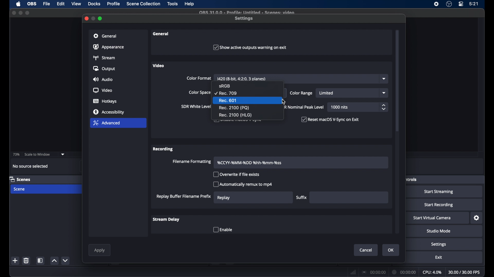  I want to click on recording, so click(163, 149).